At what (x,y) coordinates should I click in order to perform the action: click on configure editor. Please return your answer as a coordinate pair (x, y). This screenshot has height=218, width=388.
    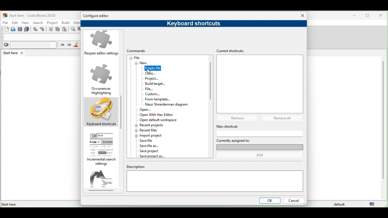
    Looking at the image, I should click on (98, 16).